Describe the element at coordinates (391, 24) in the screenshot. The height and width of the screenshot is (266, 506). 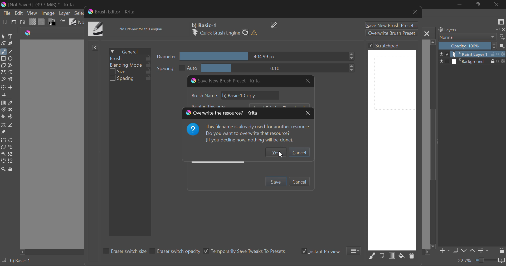
I see `Save New Brush Preset` at that location.